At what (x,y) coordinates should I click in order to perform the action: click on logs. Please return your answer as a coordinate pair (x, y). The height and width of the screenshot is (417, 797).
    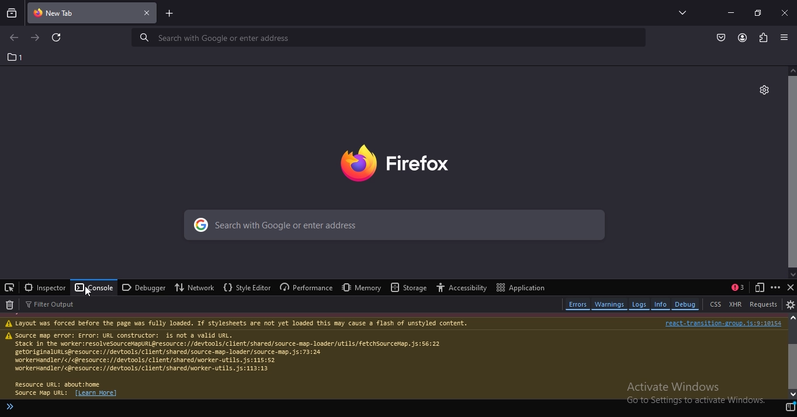
    Looking at the image, I should click on (640, 304).